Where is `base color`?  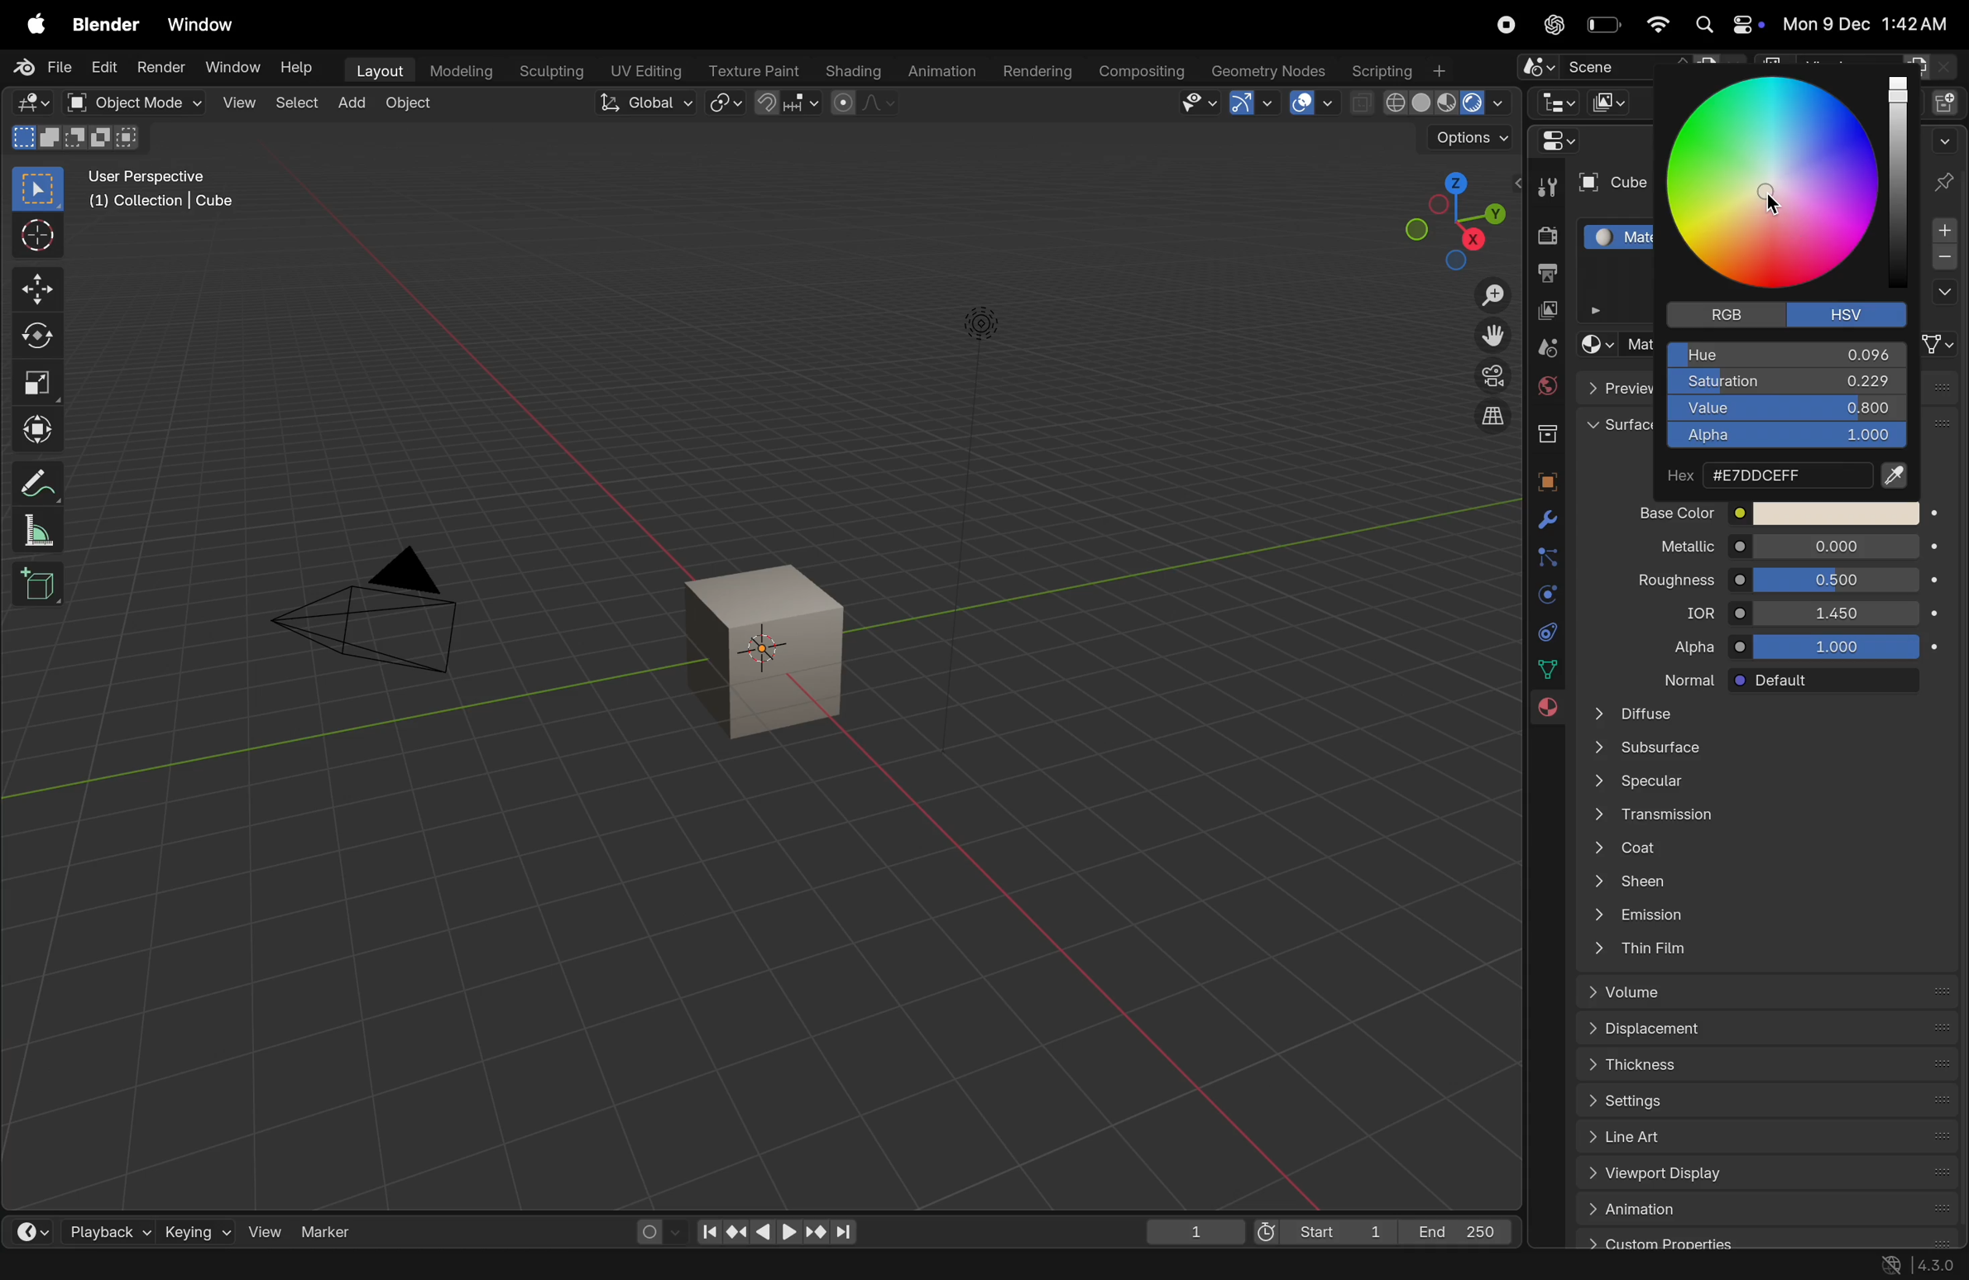 base color is located at coordinates (1665, 512).